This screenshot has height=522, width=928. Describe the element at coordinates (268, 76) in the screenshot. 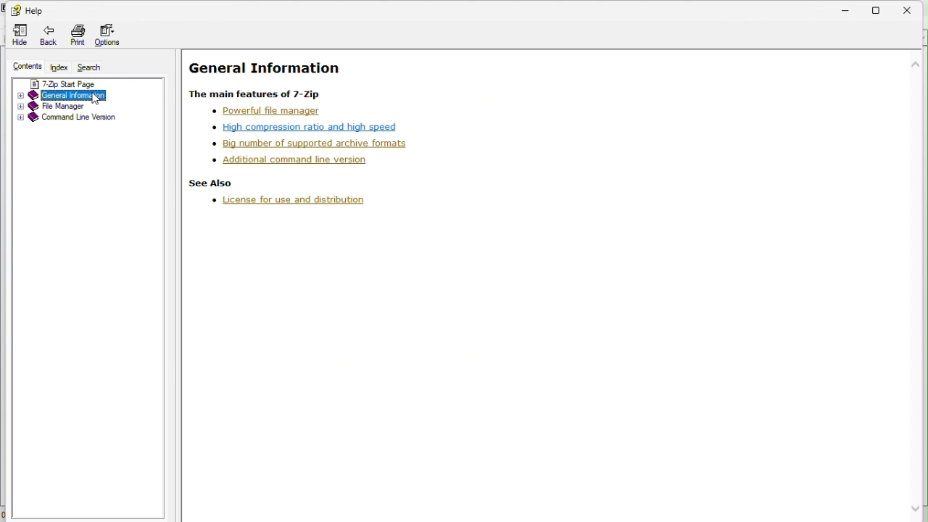

I see `general information Help page` at that location.